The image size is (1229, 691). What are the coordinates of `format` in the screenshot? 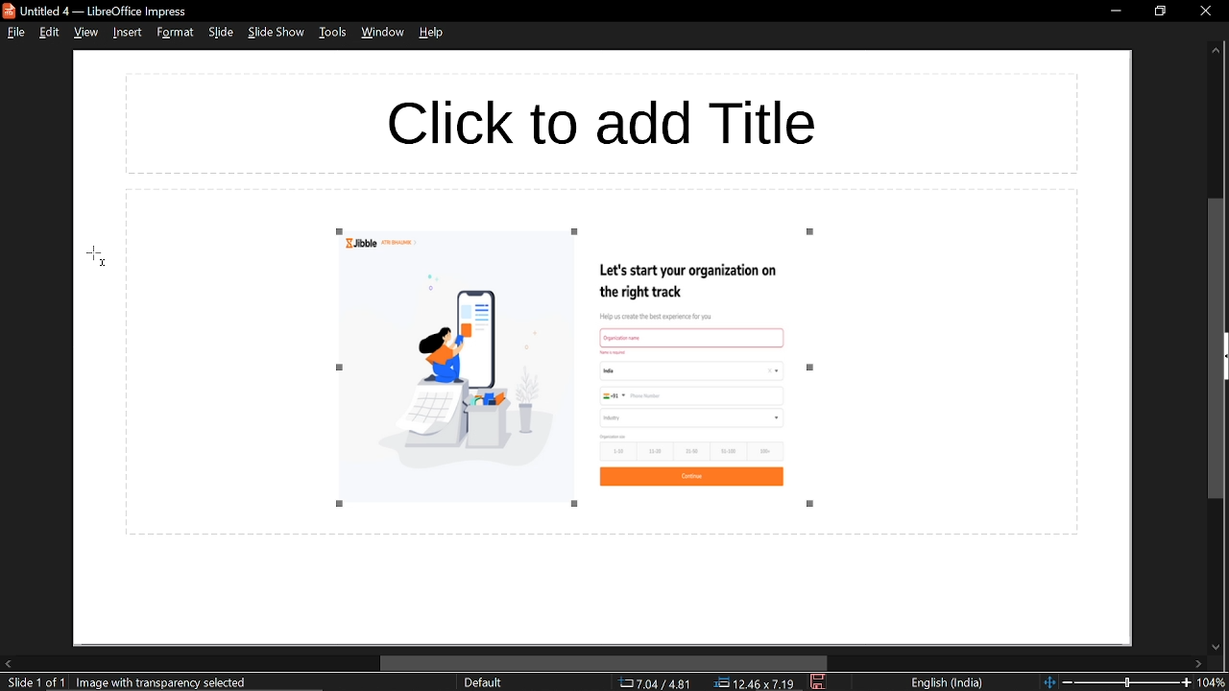 It's located at (175, 33).